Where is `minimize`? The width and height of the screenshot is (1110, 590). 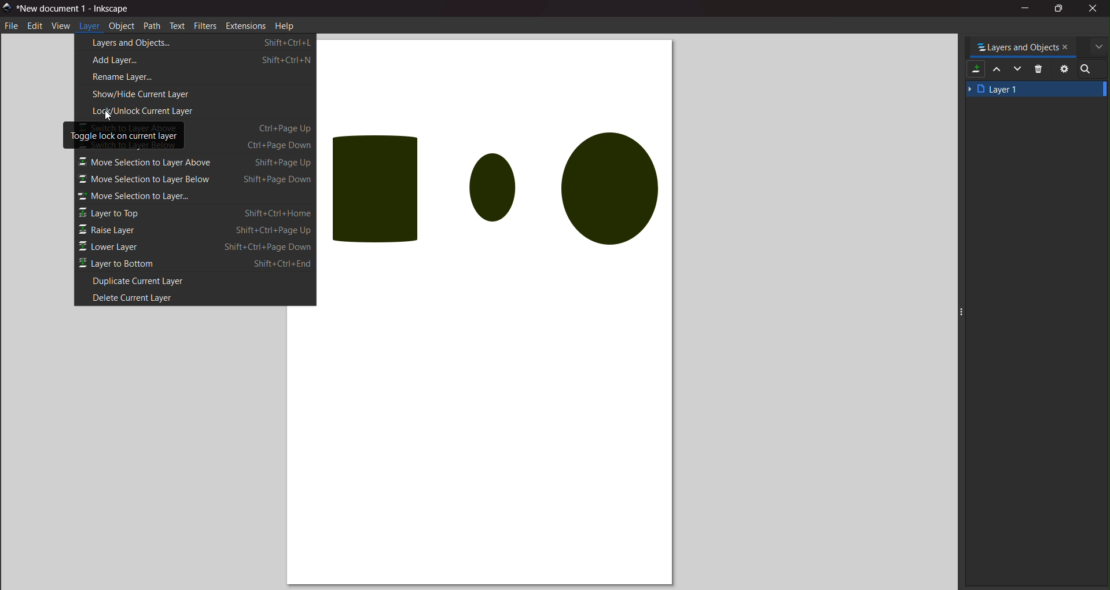
minimize is located at coordinates (1026, 9).